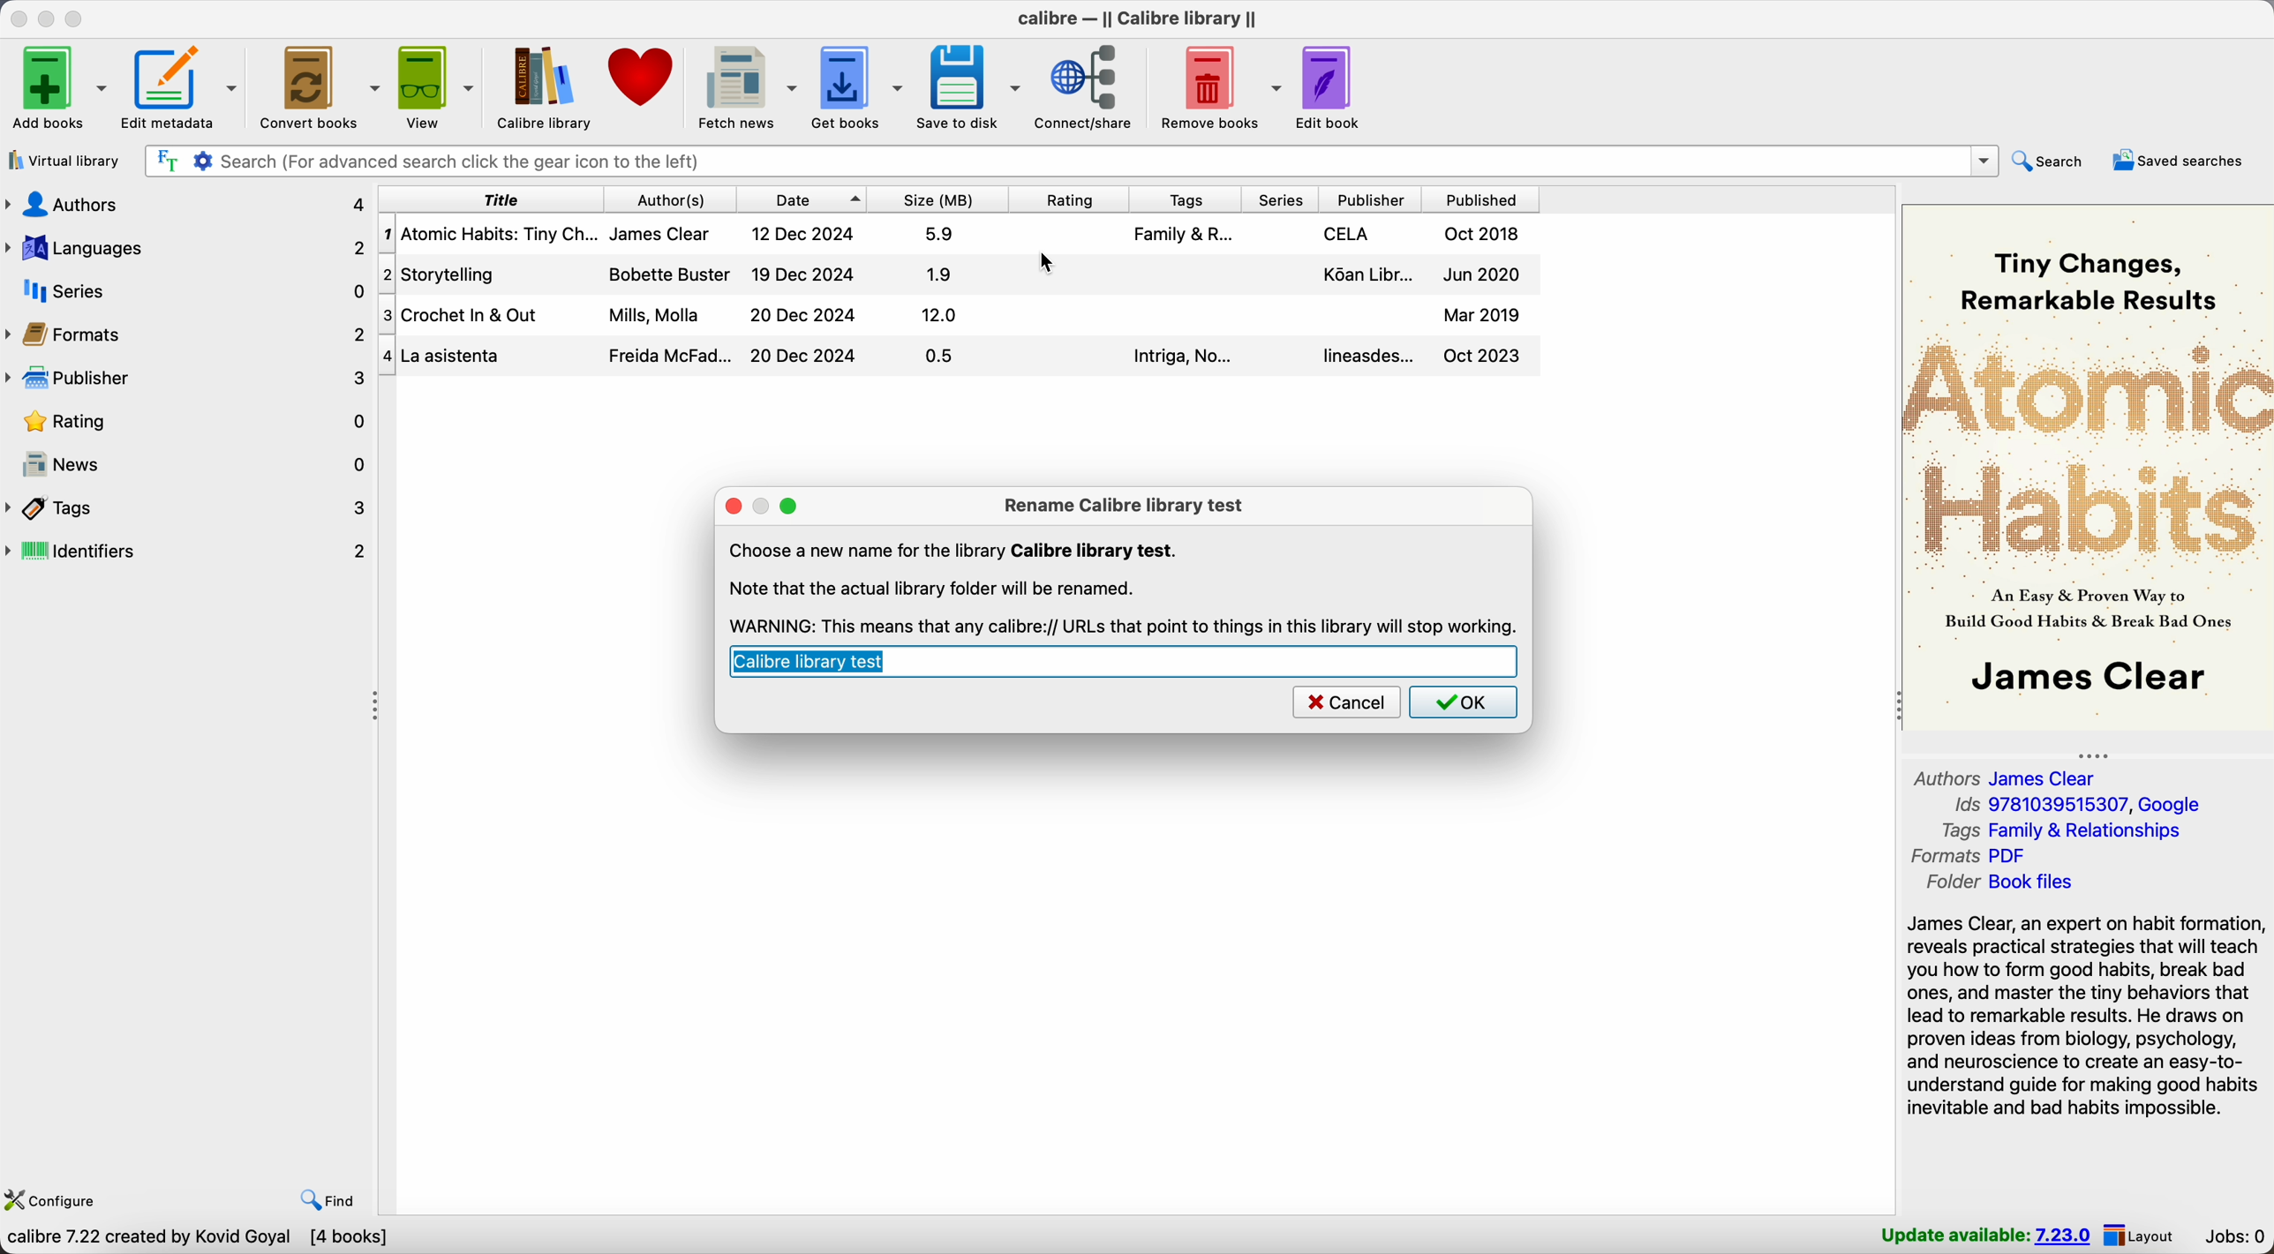  I want to click on series, so click(1280, 200).